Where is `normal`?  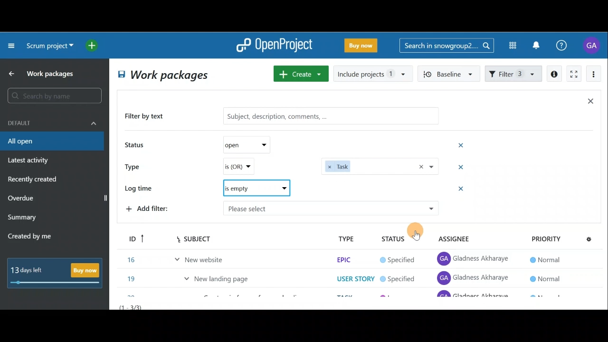 normal is located at coordinates (546, 275).